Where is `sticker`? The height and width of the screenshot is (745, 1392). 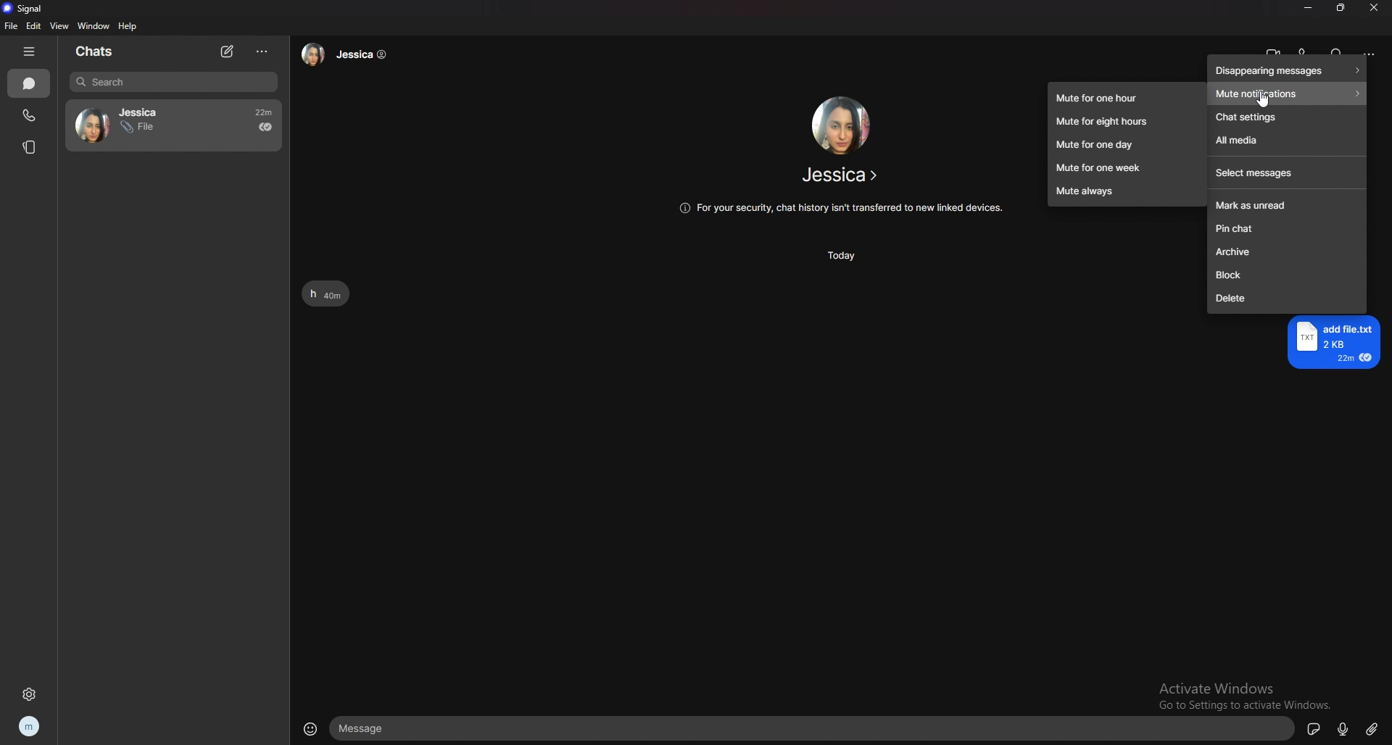 sticker is located at coordinates (1314, 728).